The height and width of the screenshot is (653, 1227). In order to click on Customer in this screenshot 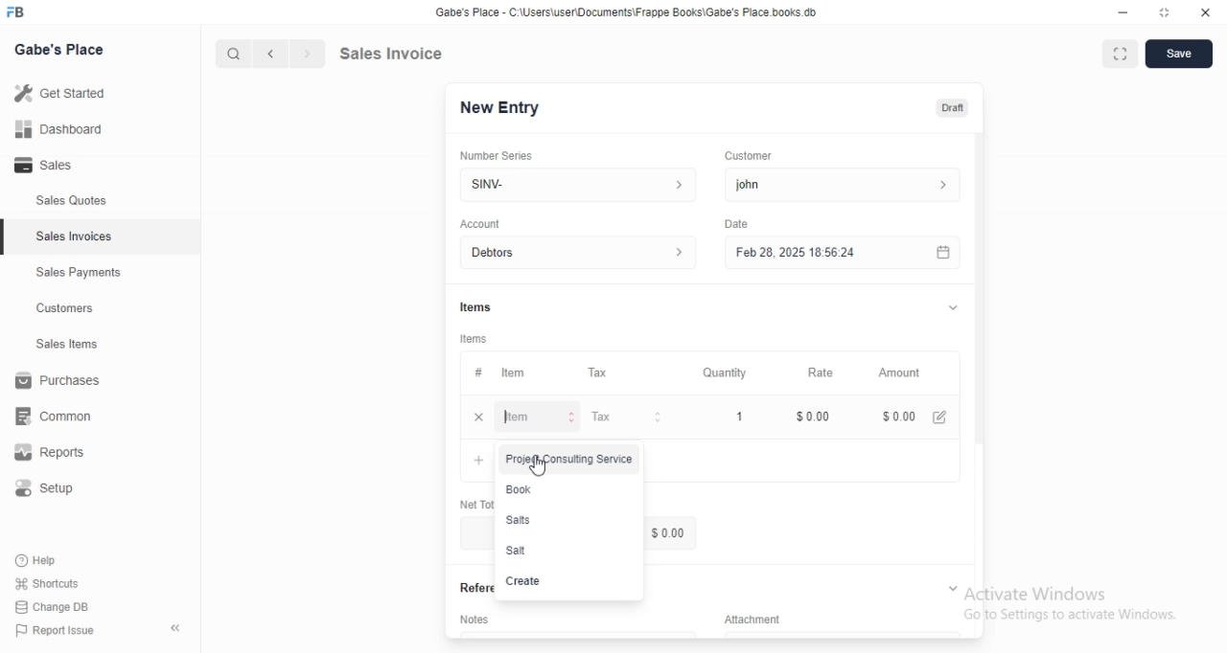, I will do `click(756, 154)`.